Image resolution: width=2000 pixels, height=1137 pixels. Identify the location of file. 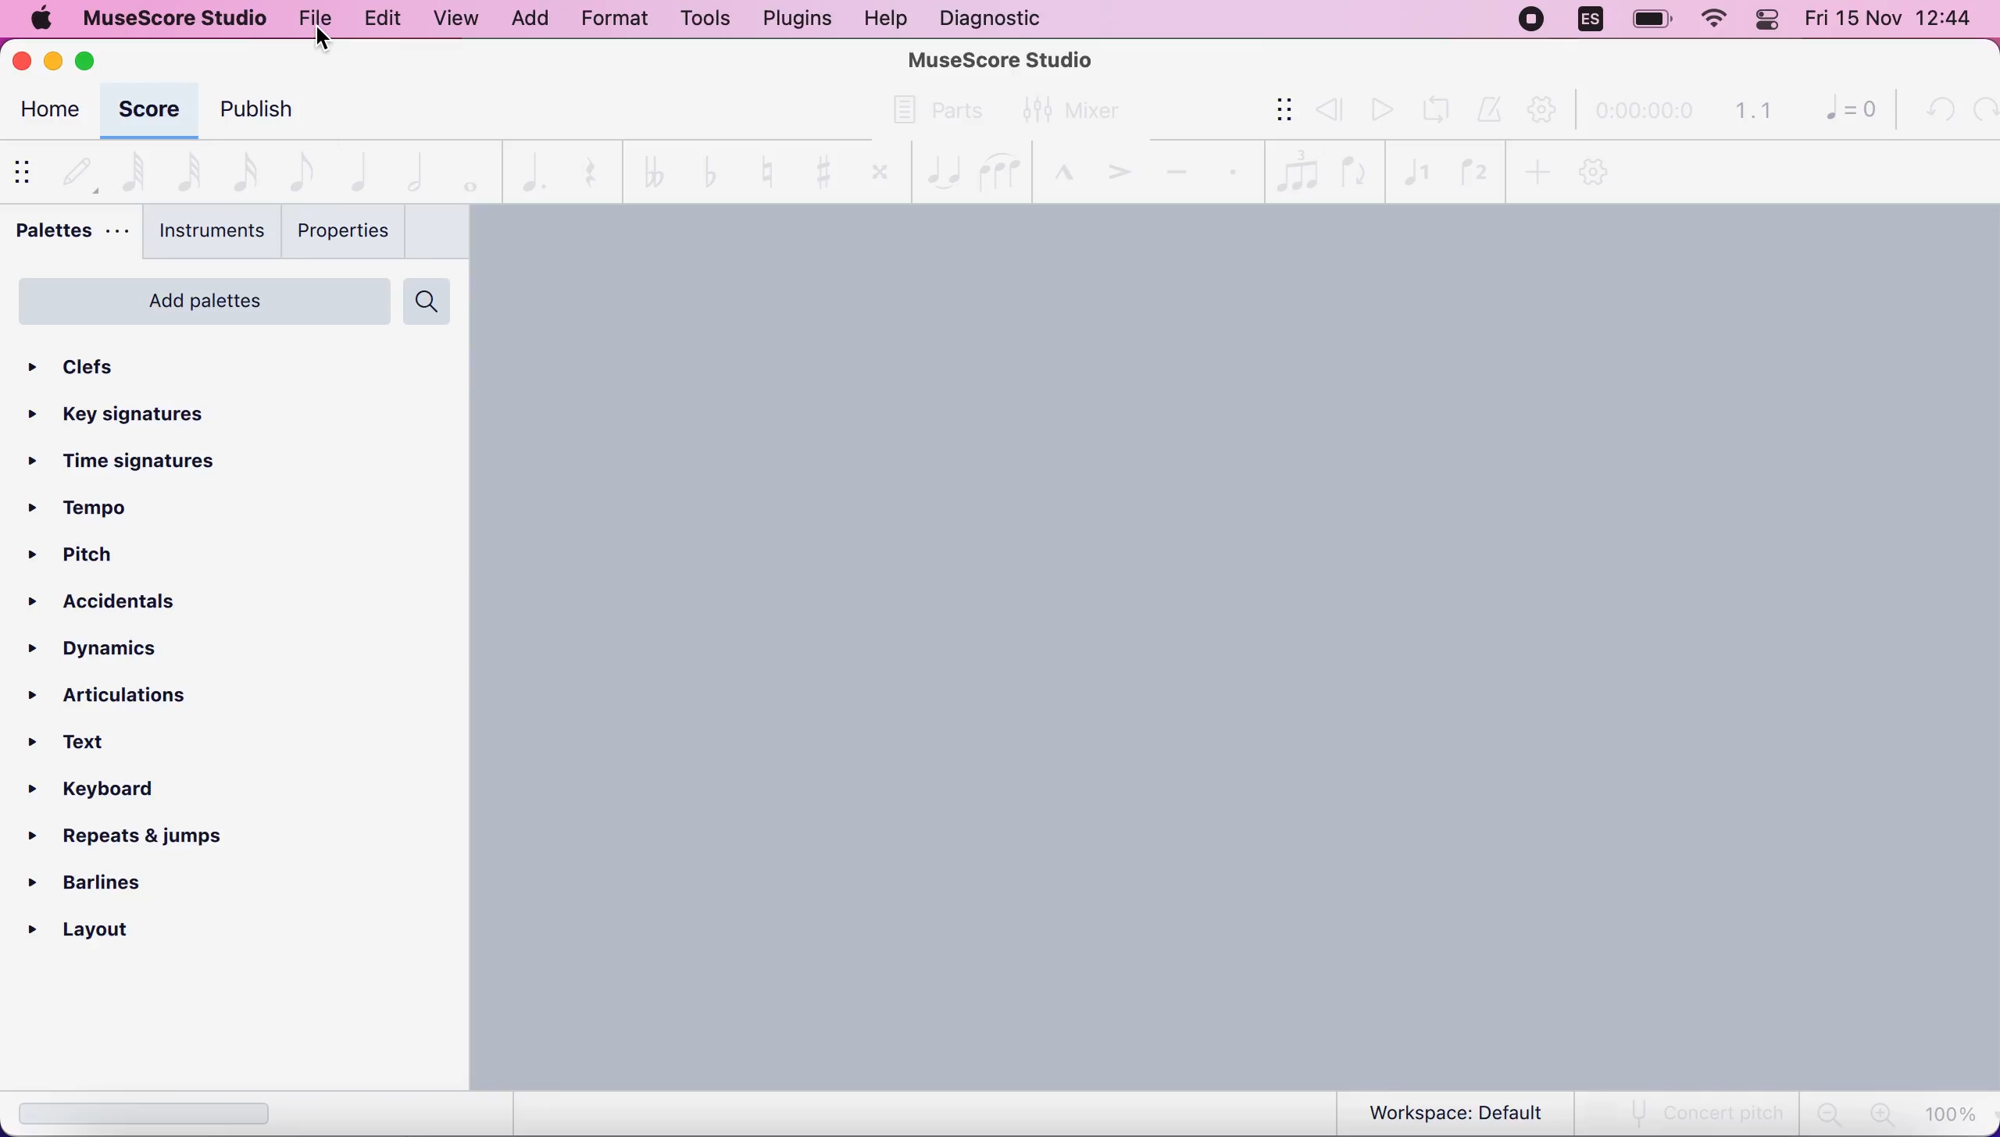
(316, 20).